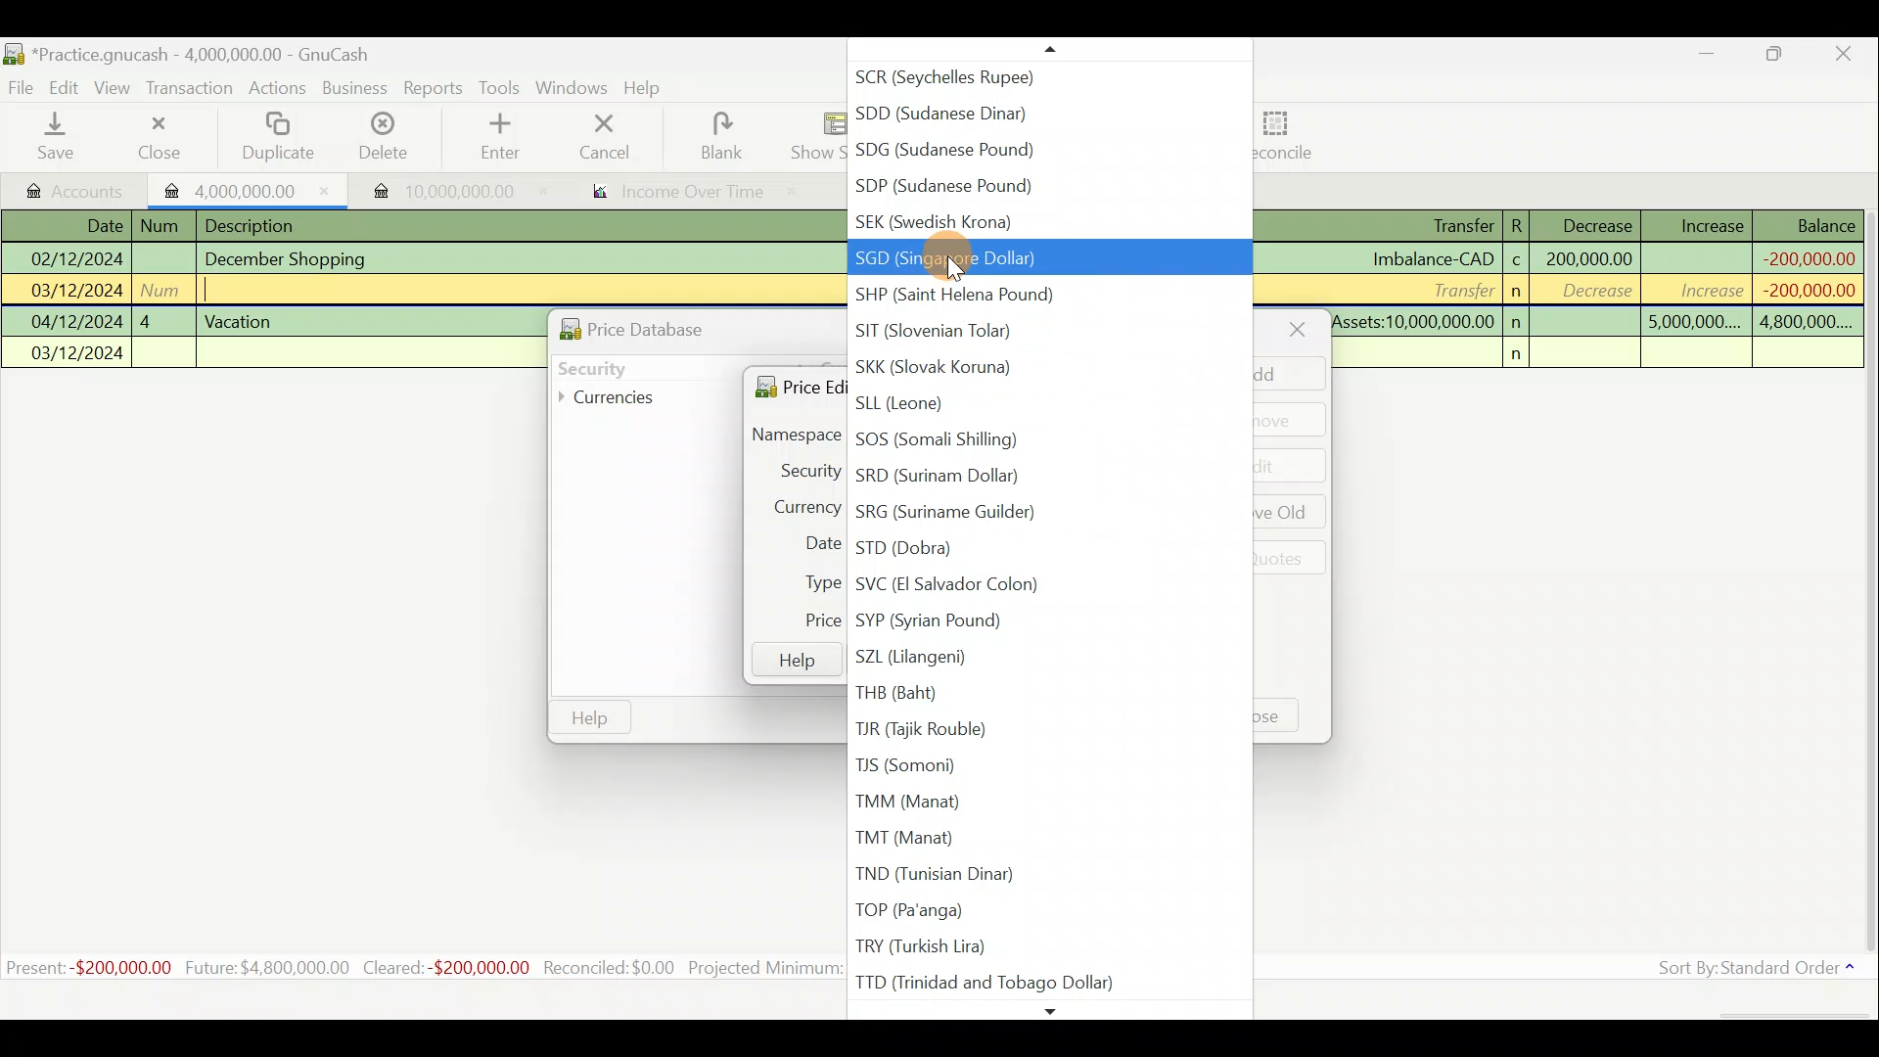 Image resolution: width=1879 pixels, height=1057 pixels. I want to click on Close, so click(1850, 54).